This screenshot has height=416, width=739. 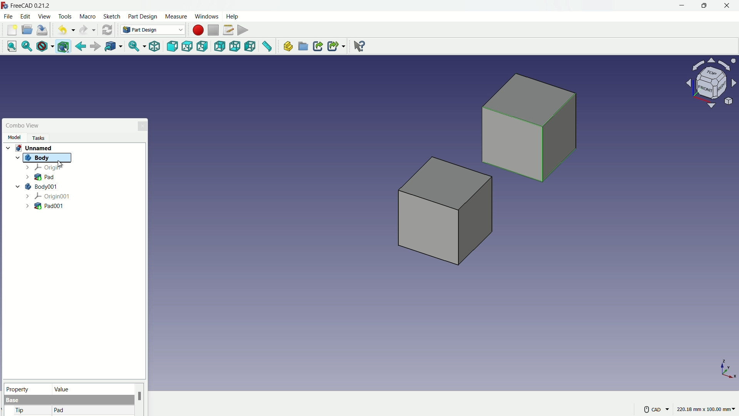 I want to click on fit selection, so click(x=25, y=47).